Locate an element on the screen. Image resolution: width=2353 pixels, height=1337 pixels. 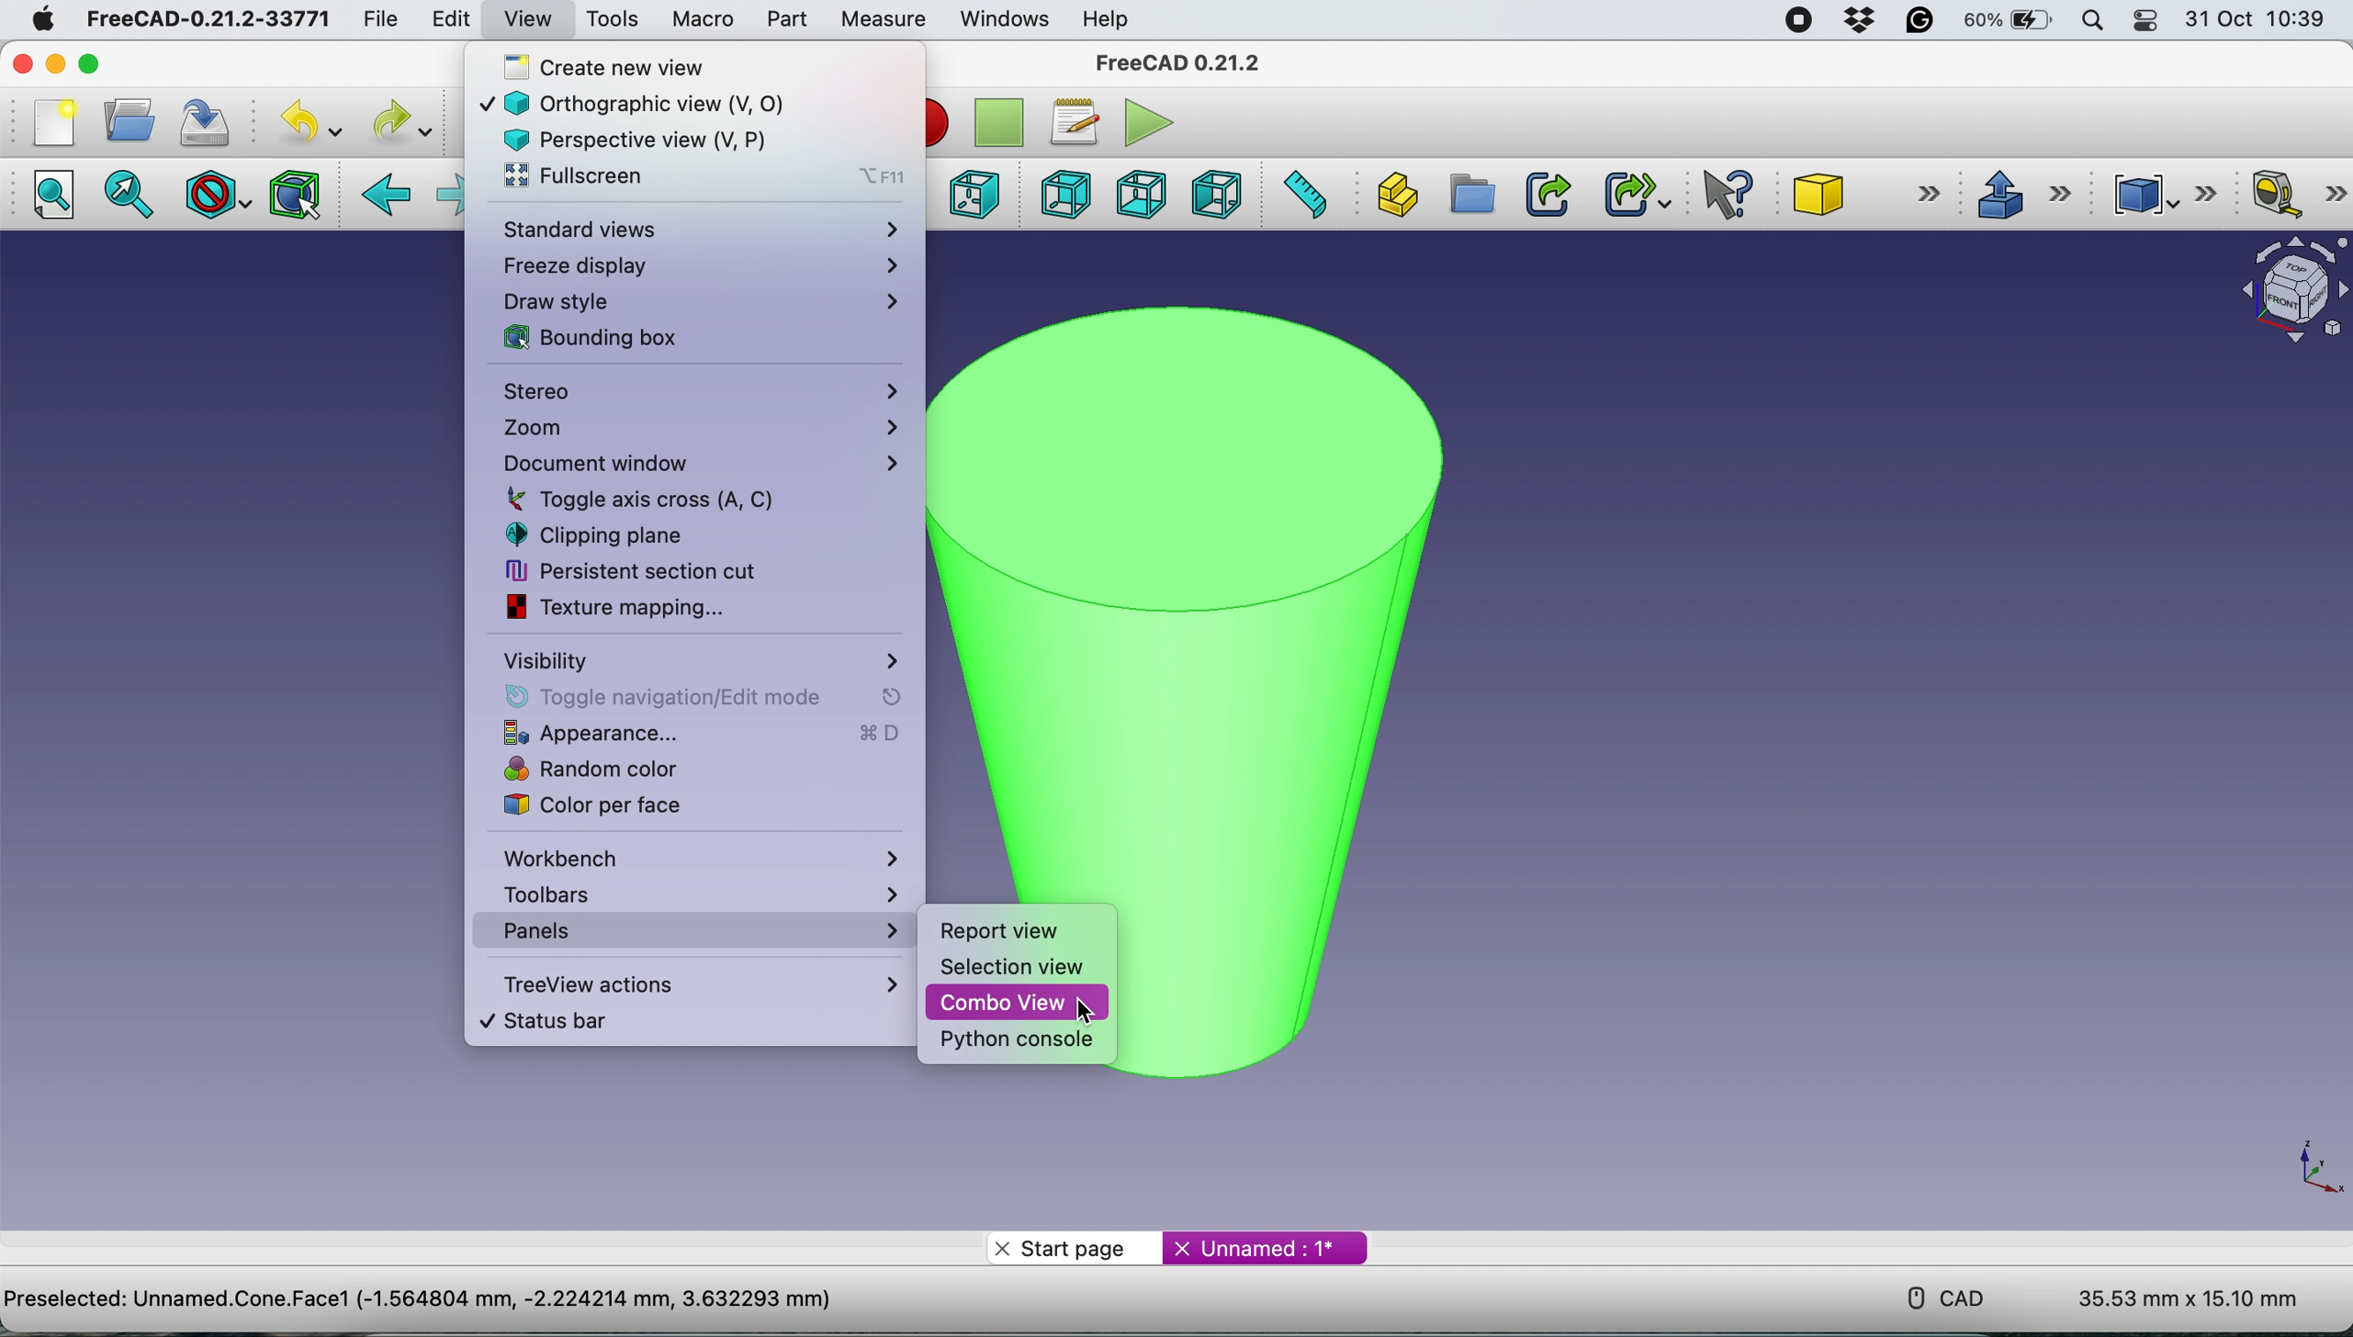
fit all is located at coordinates (60, 200).